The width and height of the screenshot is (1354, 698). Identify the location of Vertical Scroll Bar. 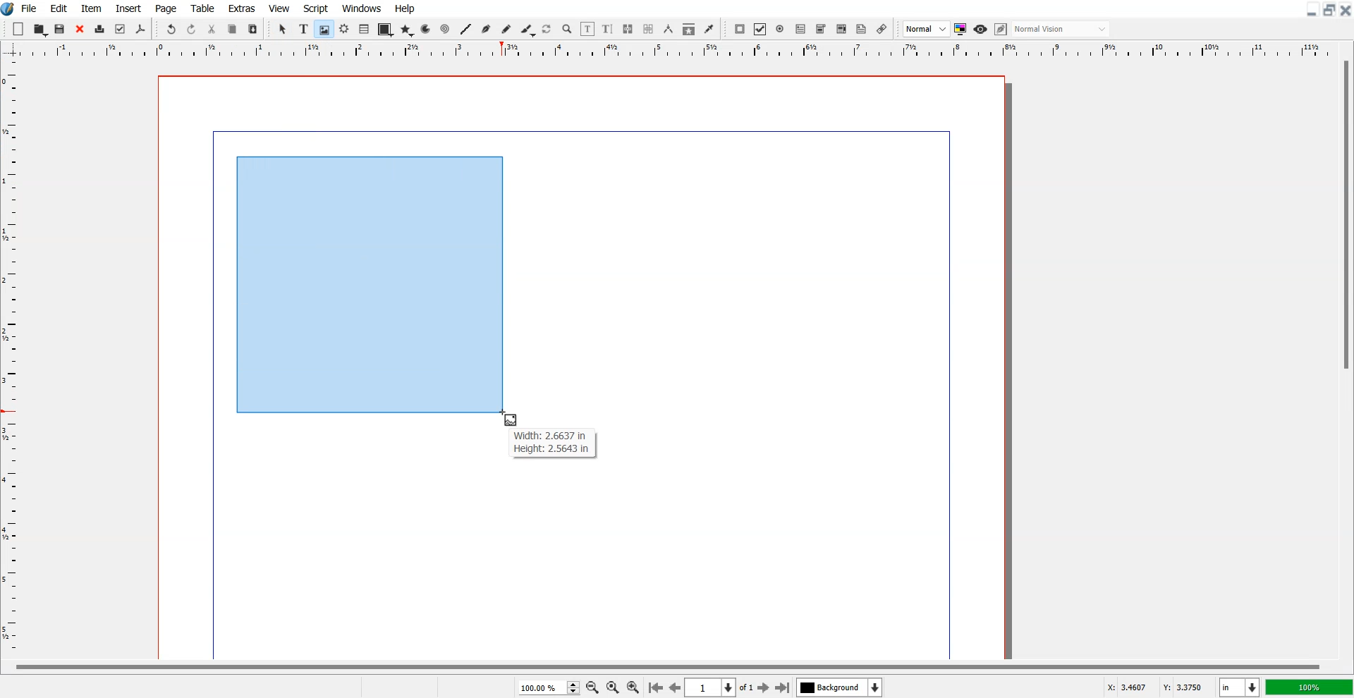
(1344, 357).